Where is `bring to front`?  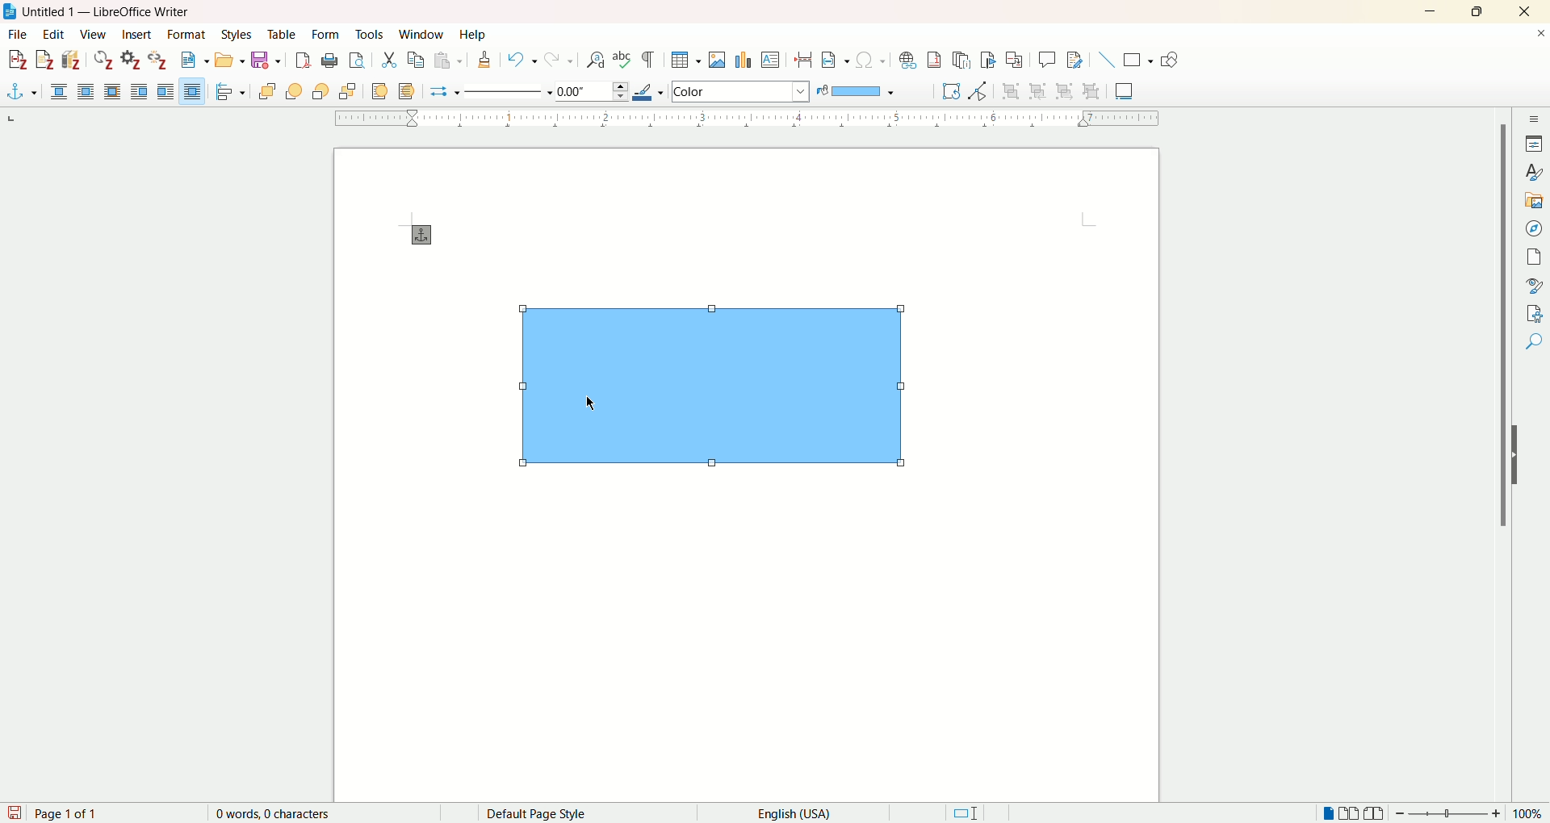 bring to front is located at coordinates (266, 90).